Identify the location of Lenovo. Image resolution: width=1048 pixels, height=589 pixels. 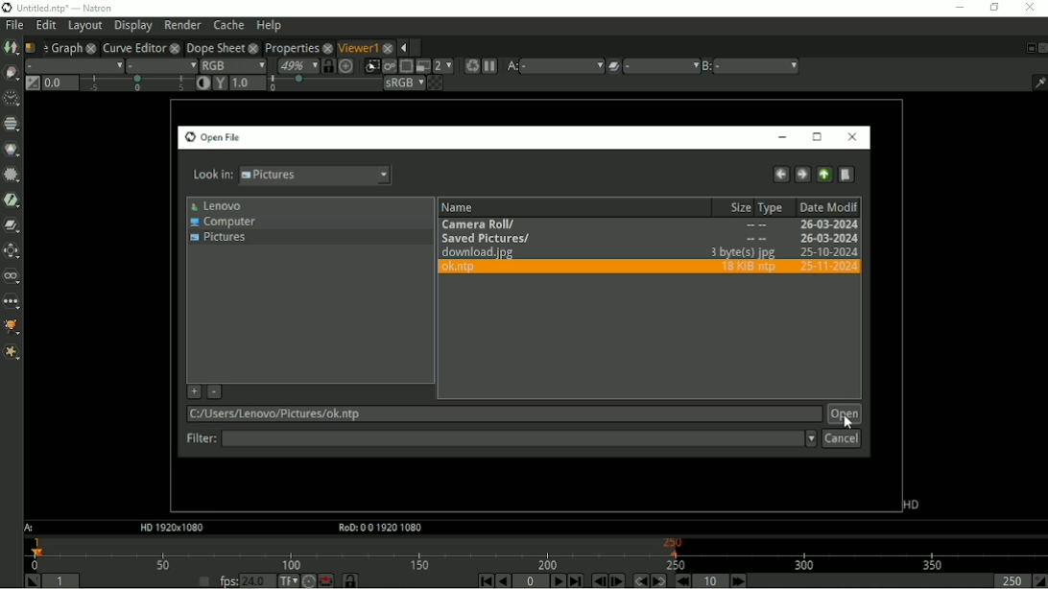
(215, 206).